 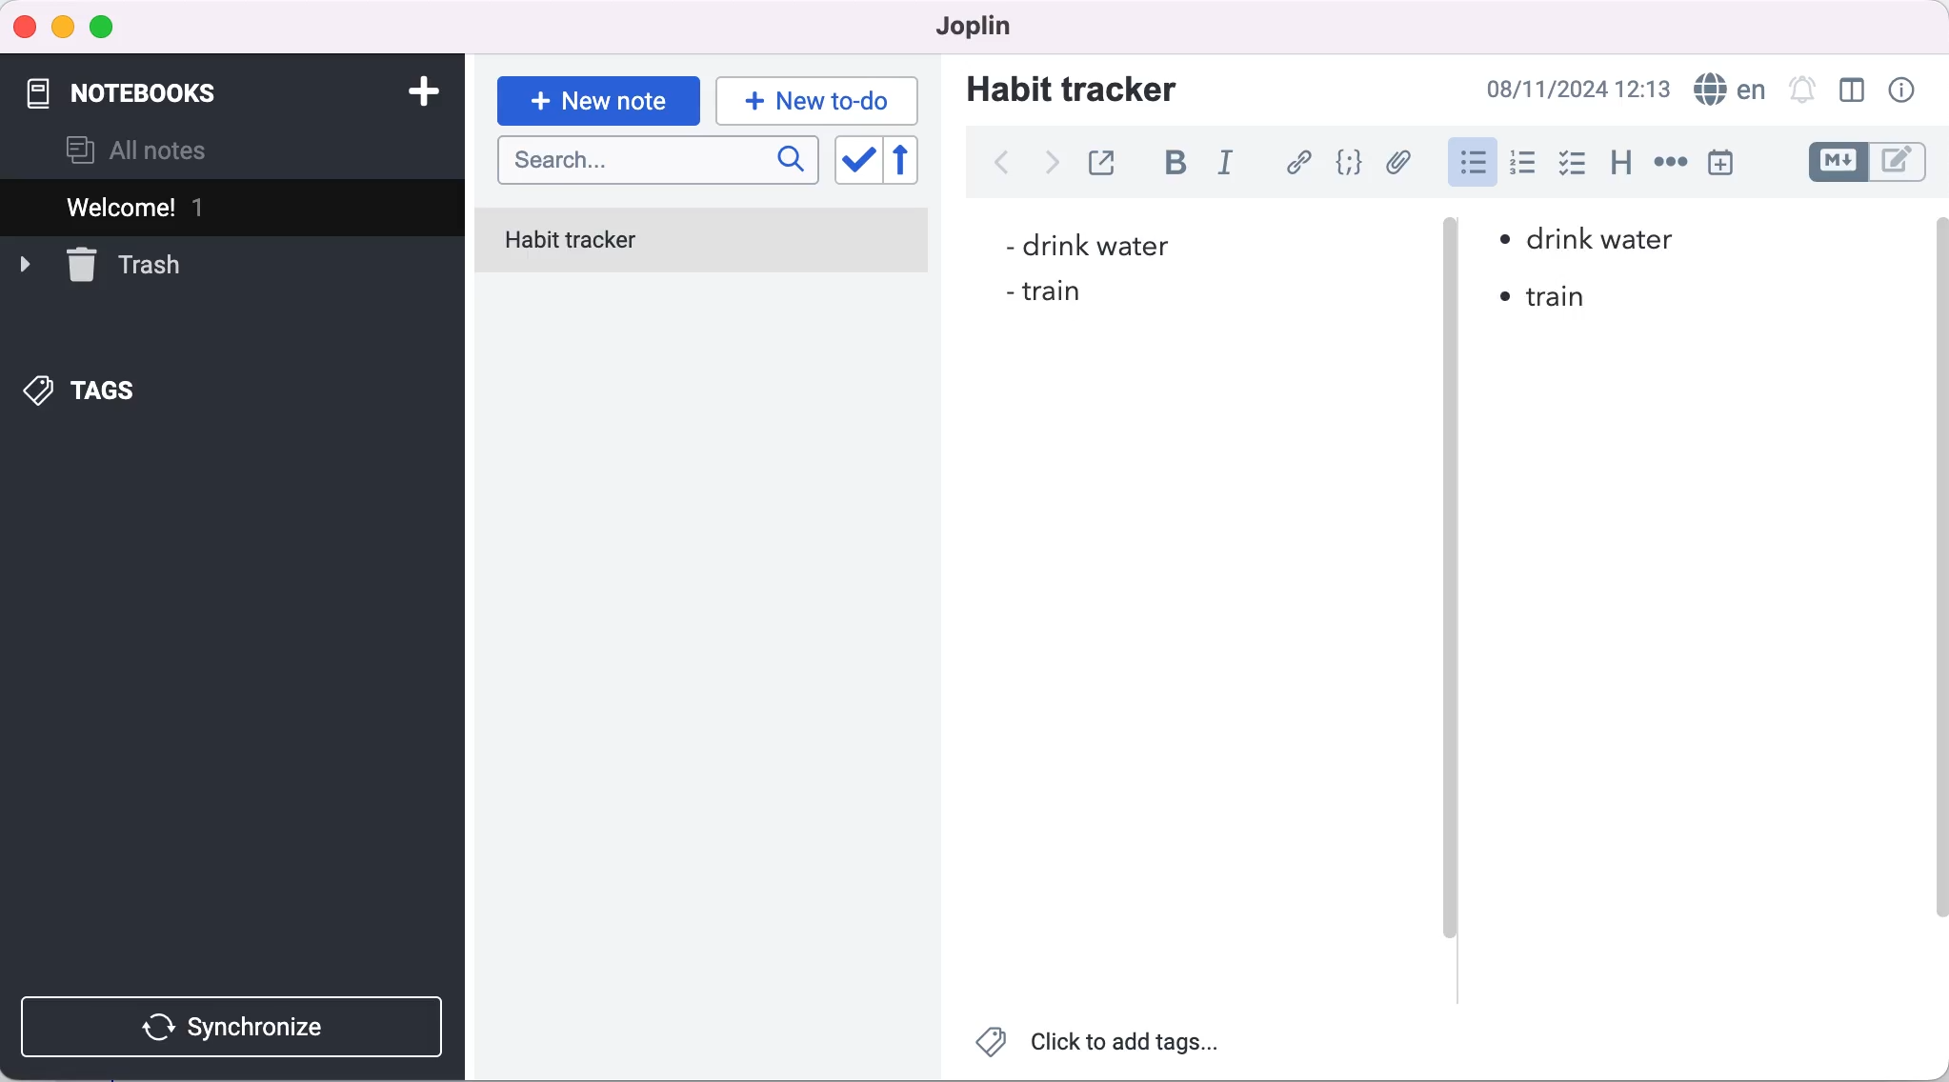 I want to click on code, so click(x=1352, y=163).